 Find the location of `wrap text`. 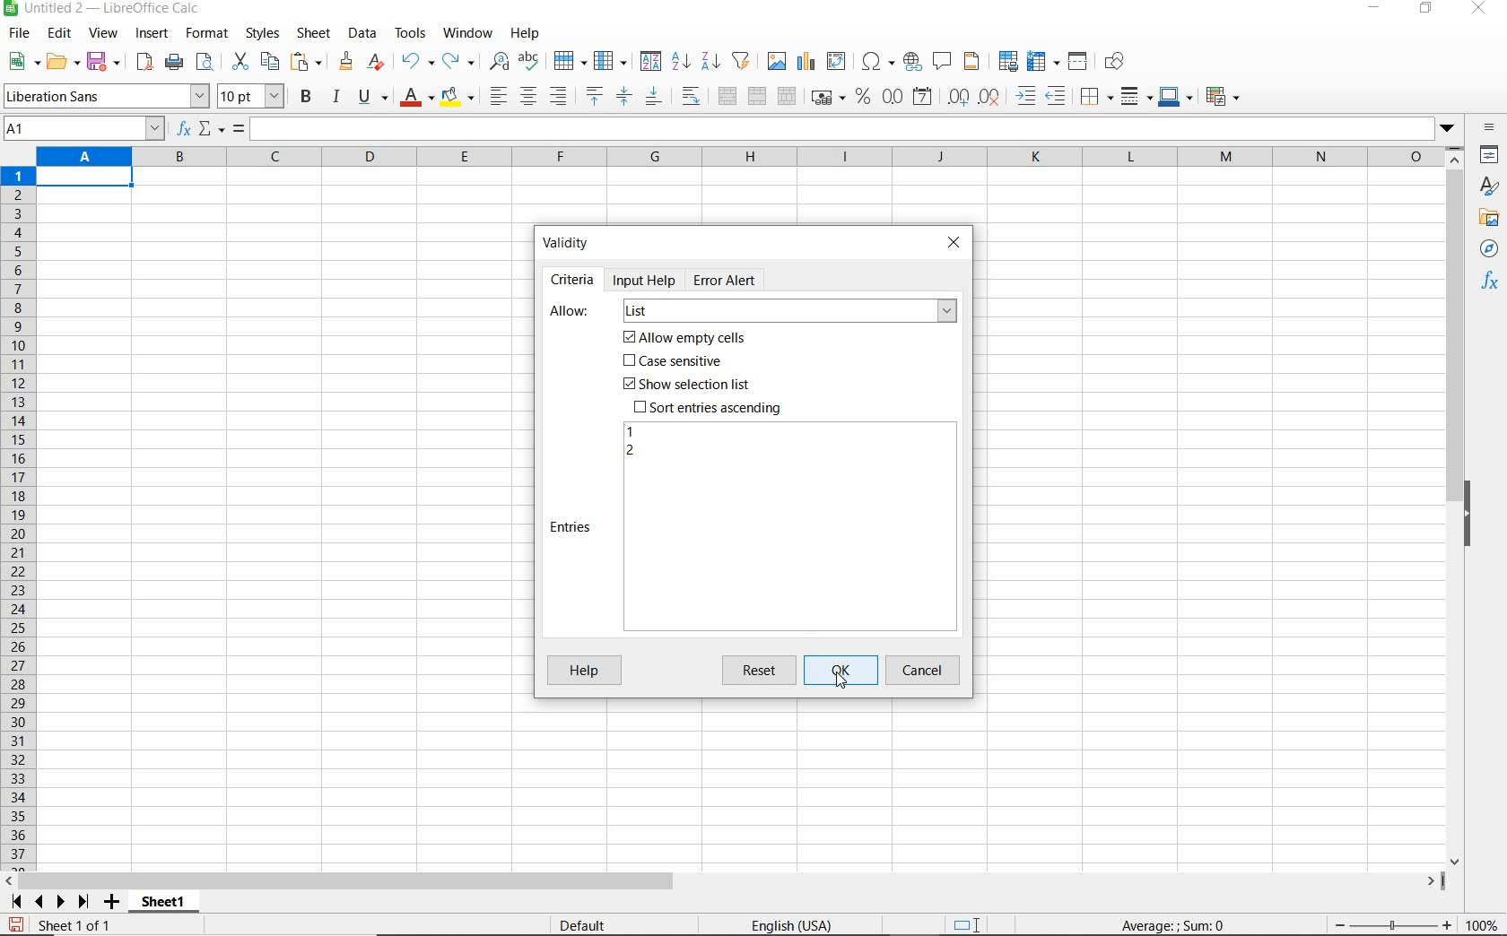

wrap text is located at coordinates (693, 95).